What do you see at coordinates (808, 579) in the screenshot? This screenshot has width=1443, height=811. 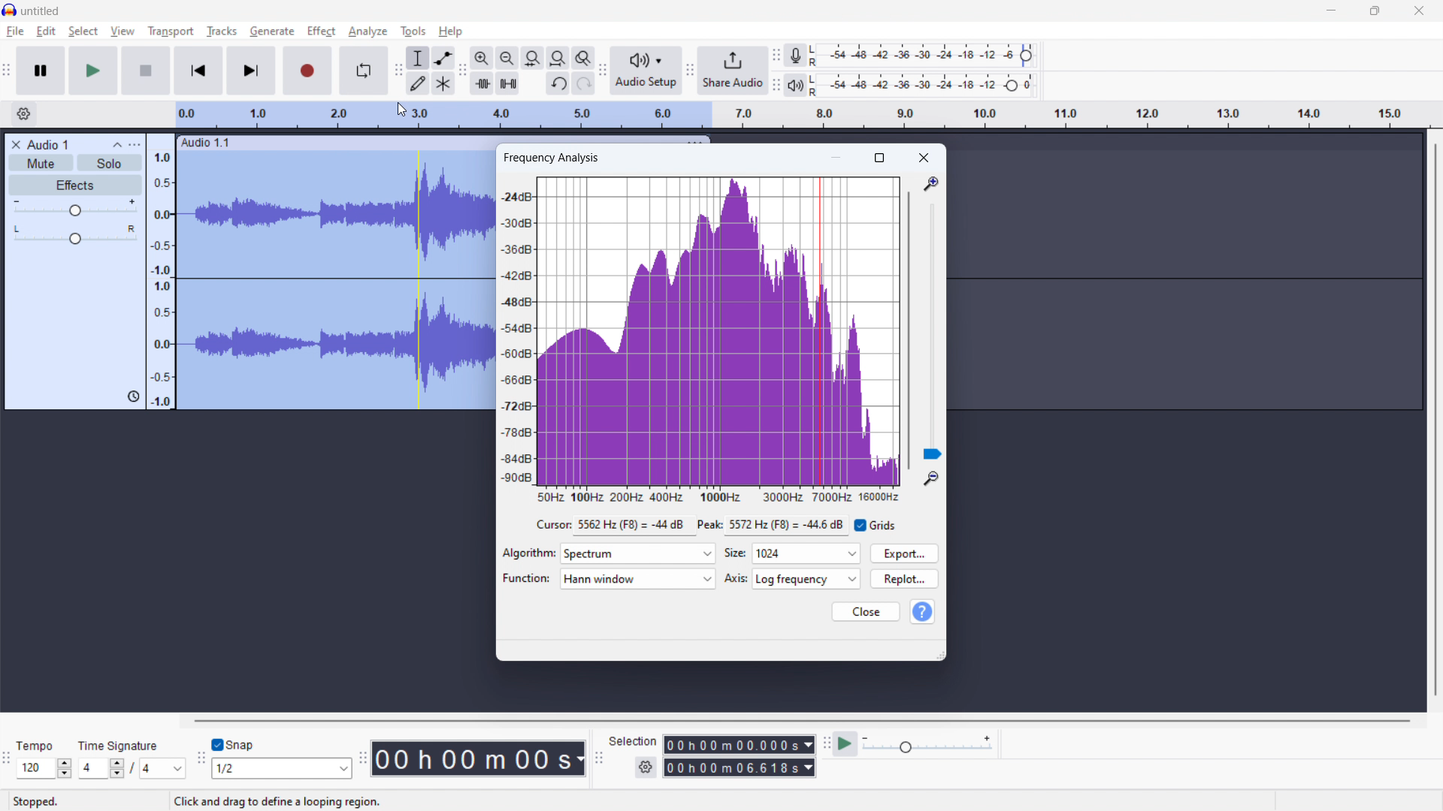 I see `set axis` at bounding box center [808, 579].